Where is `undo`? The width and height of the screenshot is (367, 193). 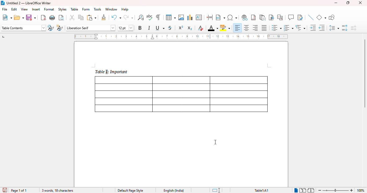 undo is located at coordinates (116, 17).